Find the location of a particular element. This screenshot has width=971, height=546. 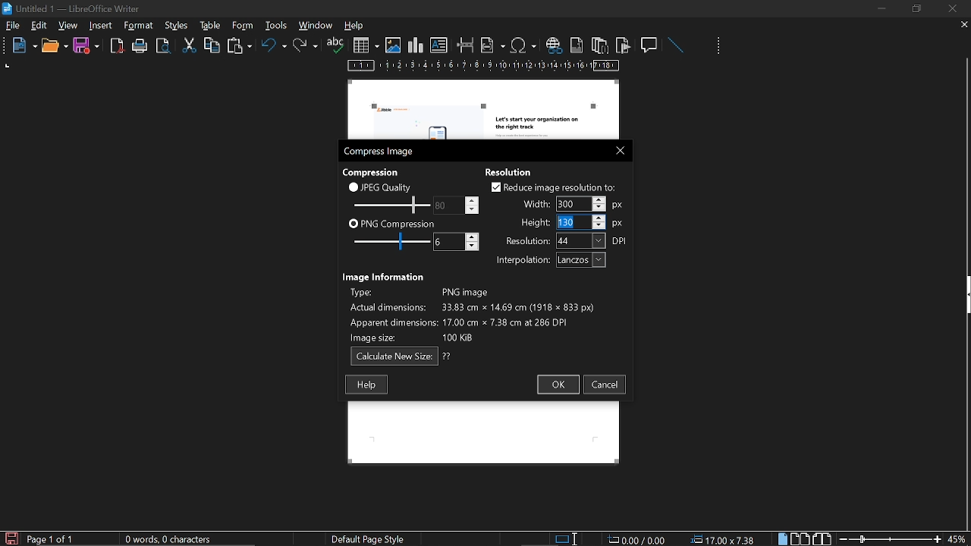

resolution is located at coordinates (567, 240).